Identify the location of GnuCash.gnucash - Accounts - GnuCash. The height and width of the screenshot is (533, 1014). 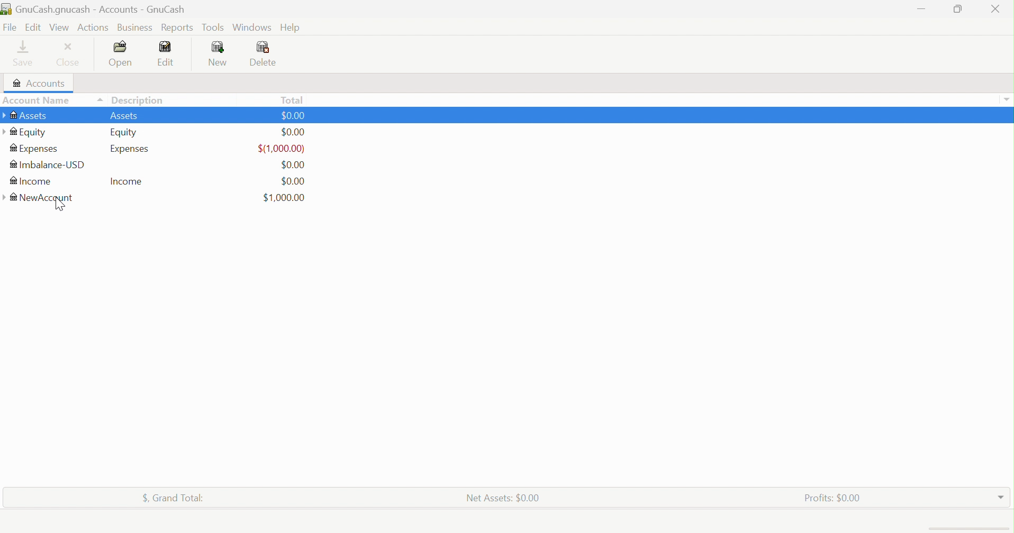
(95, 8).